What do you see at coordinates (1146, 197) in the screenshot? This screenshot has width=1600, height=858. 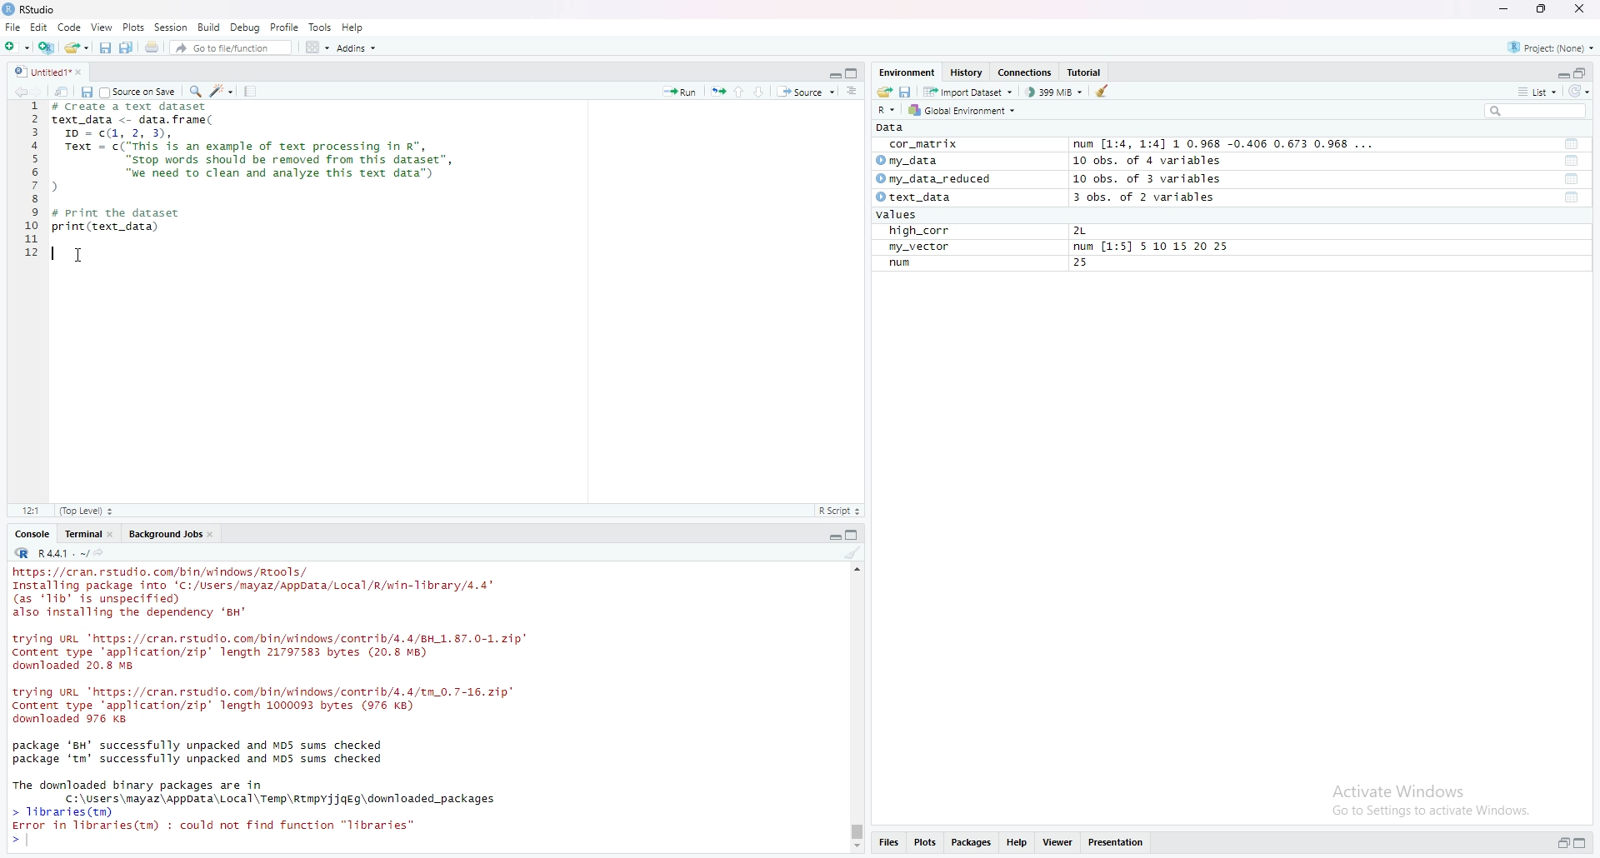 I see `3 obs. of 2 variables` at bounding box center [1146, 197].